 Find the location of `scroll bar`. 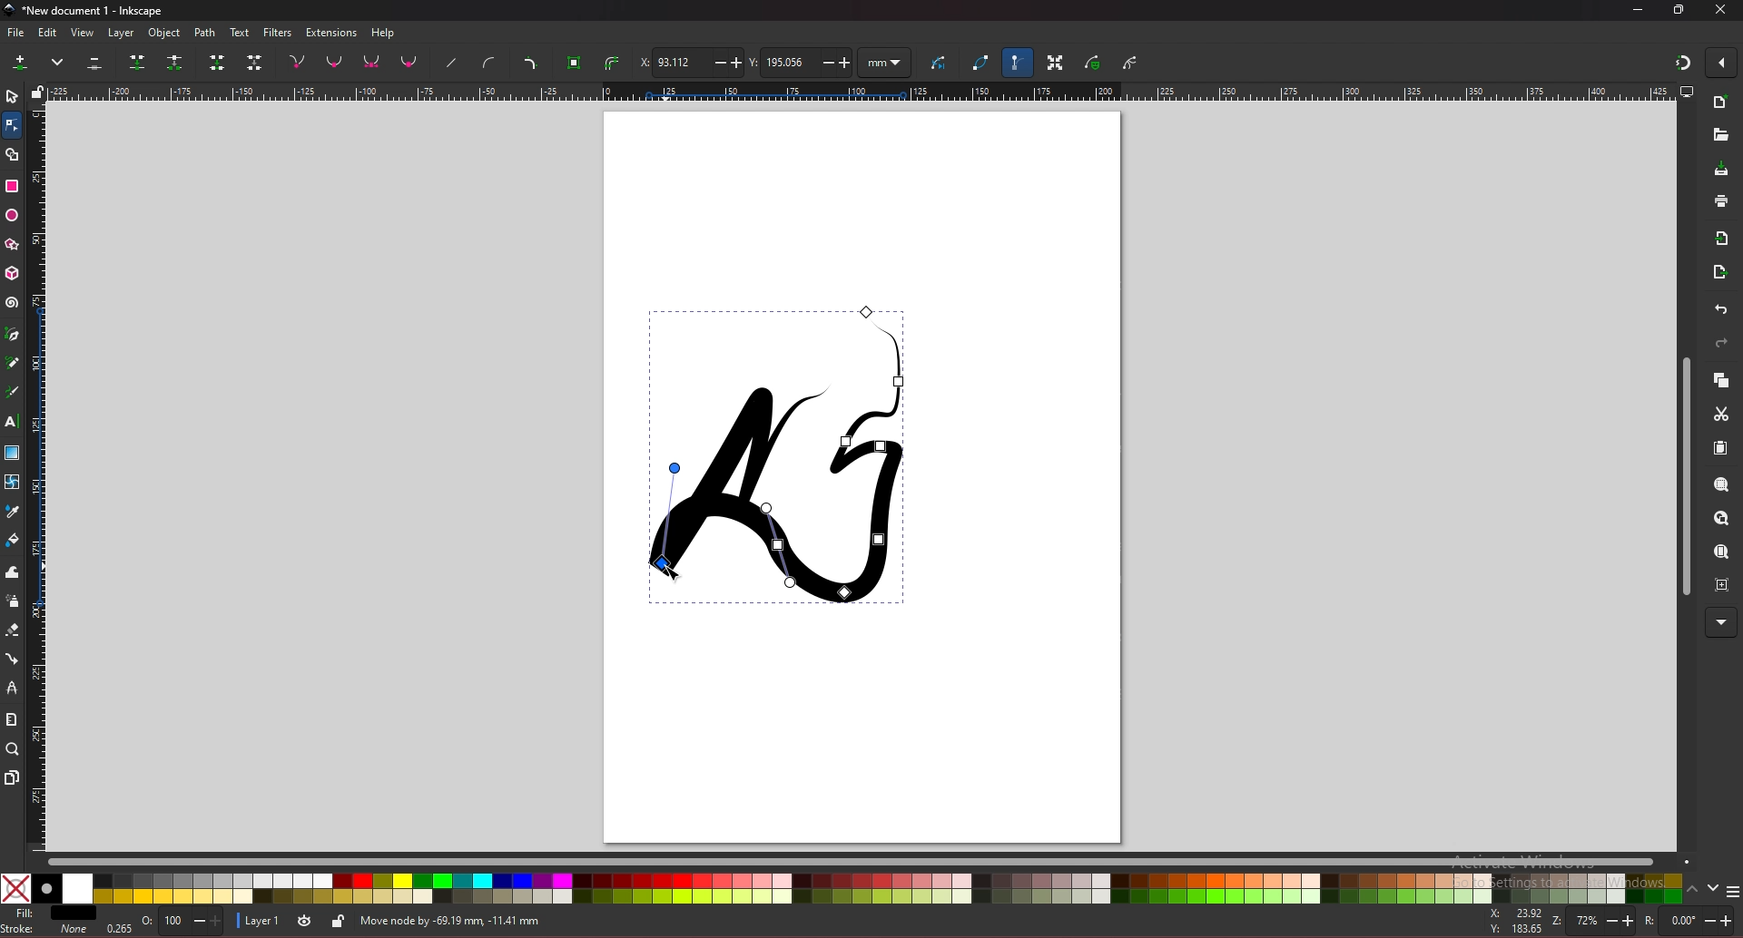

scroll bar is located at coordinates (1683, 474).